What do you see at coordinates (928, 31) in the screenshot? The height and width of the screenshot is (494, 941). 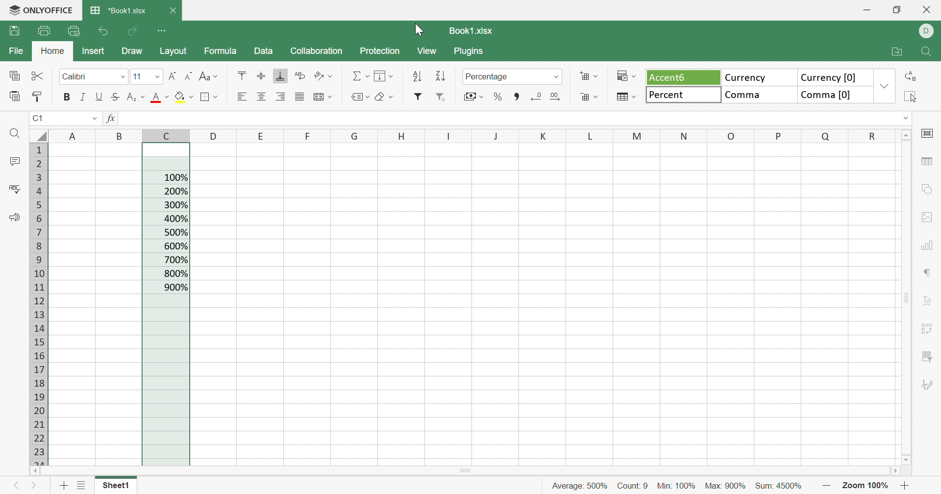 I see `D` at bounding box center [928, 31].